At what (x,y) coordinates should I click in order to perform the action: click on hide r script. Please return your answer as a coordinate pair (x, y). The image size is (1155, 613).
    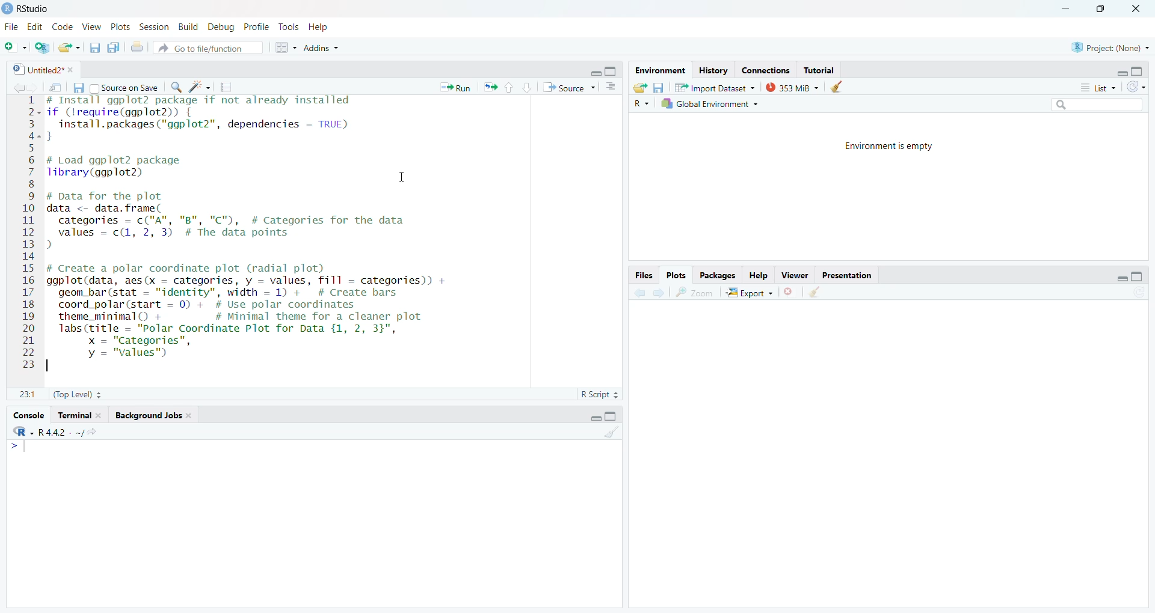
    Looking at the image, I should click on (1117, 70).